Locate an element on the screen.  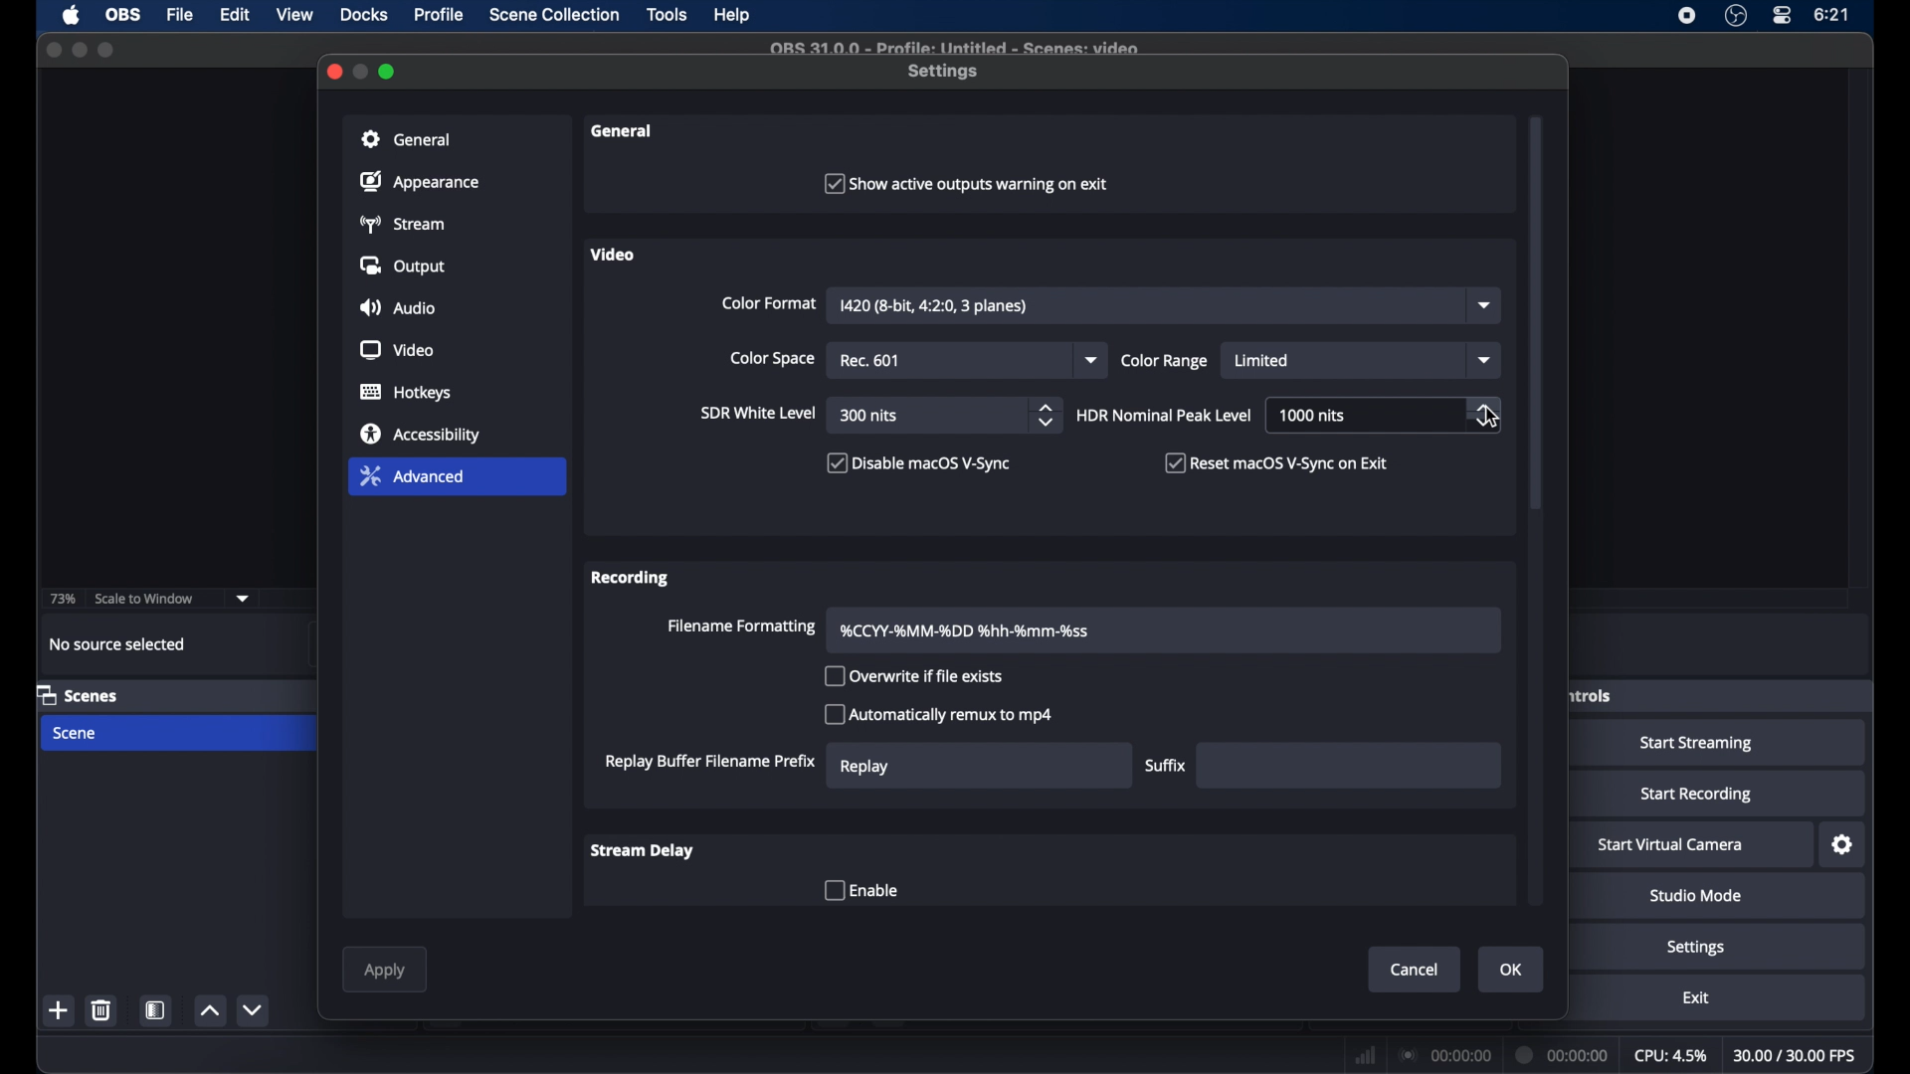
start streaming is located at coordinates (1697, 743).